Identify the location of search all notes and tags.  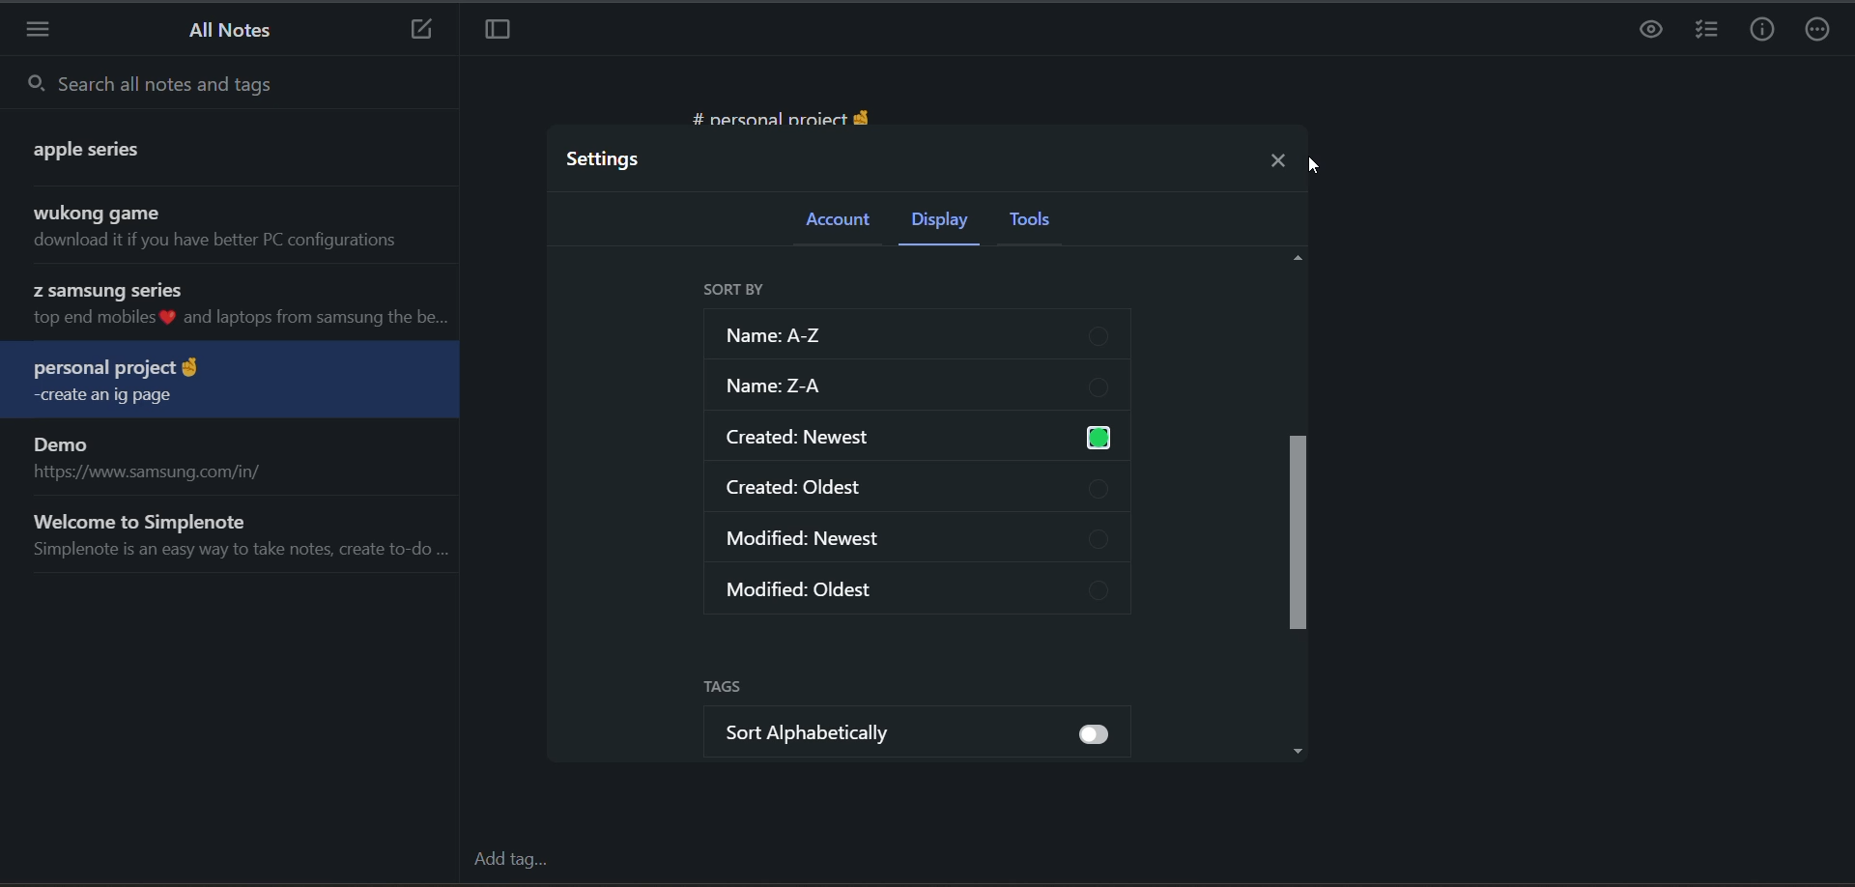
(239, 88).